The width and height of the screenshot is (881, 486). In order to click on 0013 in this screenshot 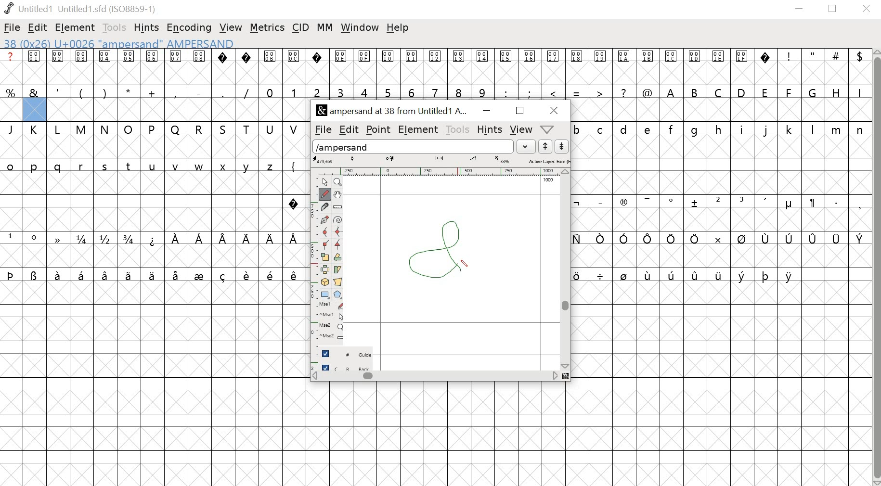, I will do `click(460, 67)`.